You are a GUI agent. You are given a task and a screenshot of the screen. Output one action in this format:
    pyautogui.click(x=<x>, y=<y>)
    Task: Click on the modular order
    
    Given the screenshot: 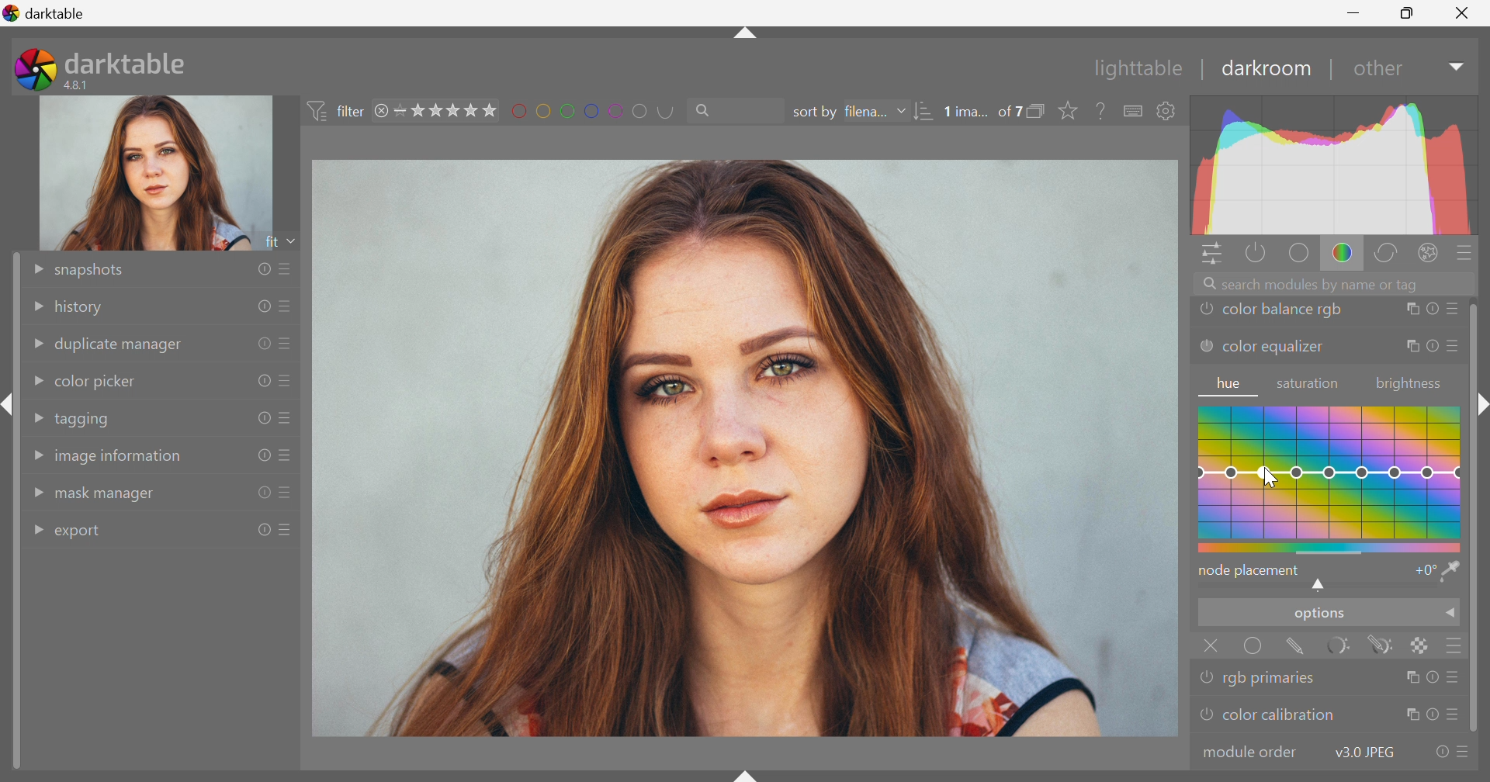 What is the action you would take?
    pyautogui.click(x=1251, y=751)
    